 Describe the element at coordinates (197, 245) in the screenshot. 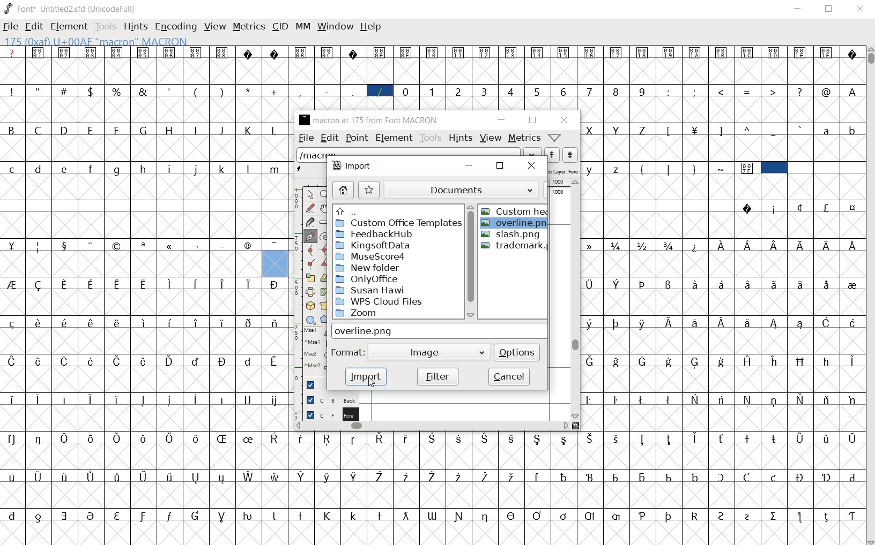

I see `Symbol` at that location.